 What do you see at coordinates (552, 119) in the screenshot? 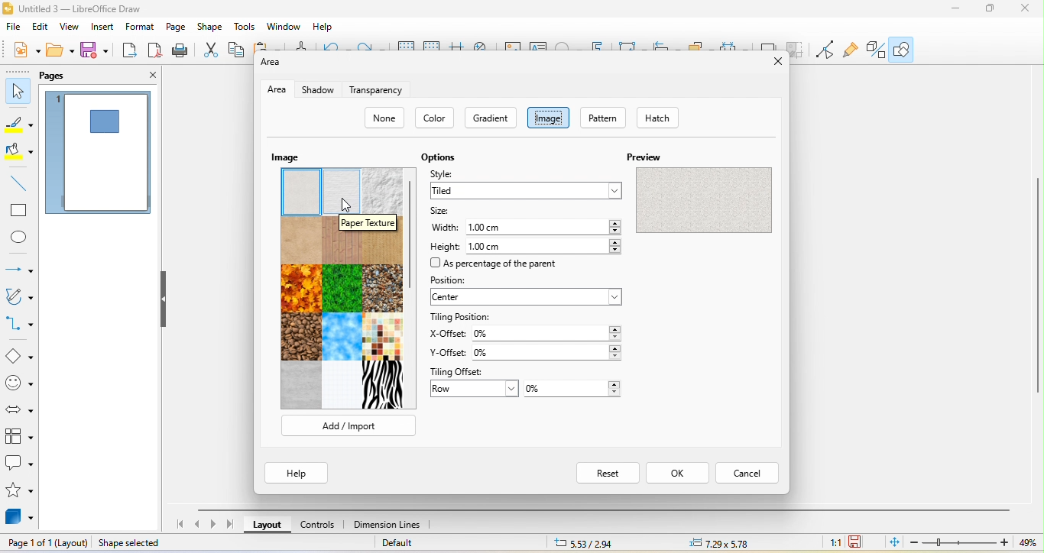
I see `image` at bounding box center [552, 119].